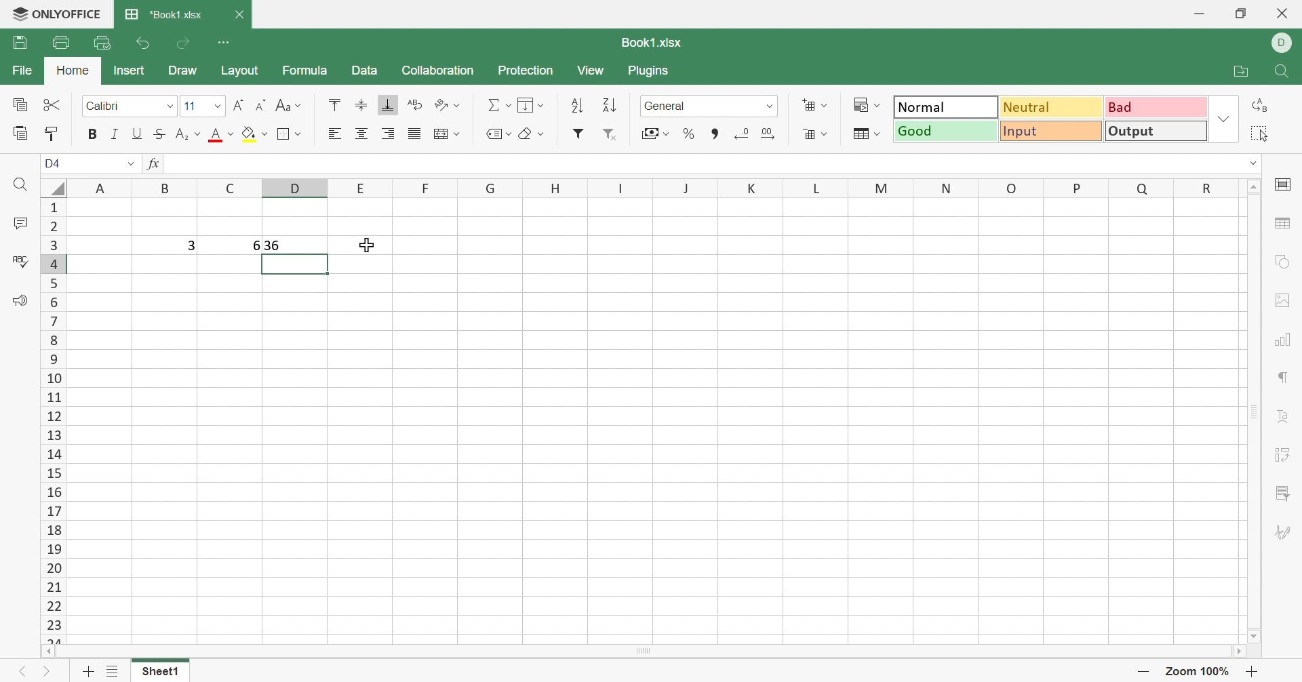 Image resolution: width=1302 pixels, height=682 pixels. Describe the element at coordinates (239, 106) in the screenshot. I see `Increment font size` at that location.